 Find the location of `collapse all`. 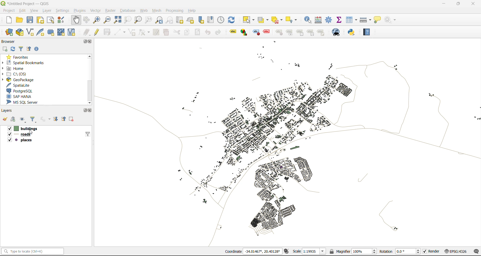

collapse all is located at coordinates (65, 119).